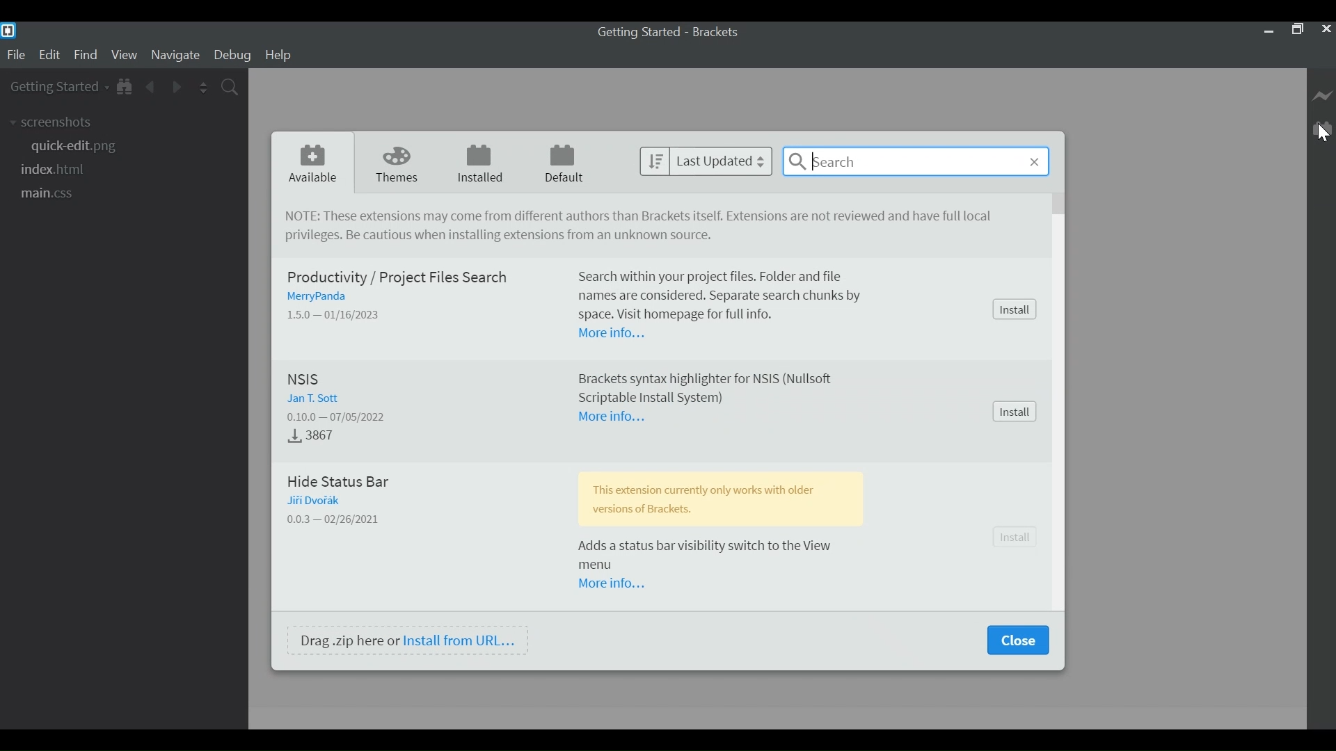 This screenshot has width=1336, height=751. What do you see at coordinates (498, 238) in the screenshot?
I see `Be cautious when installing extensions from unkown source` at bounding box center [498, 238].